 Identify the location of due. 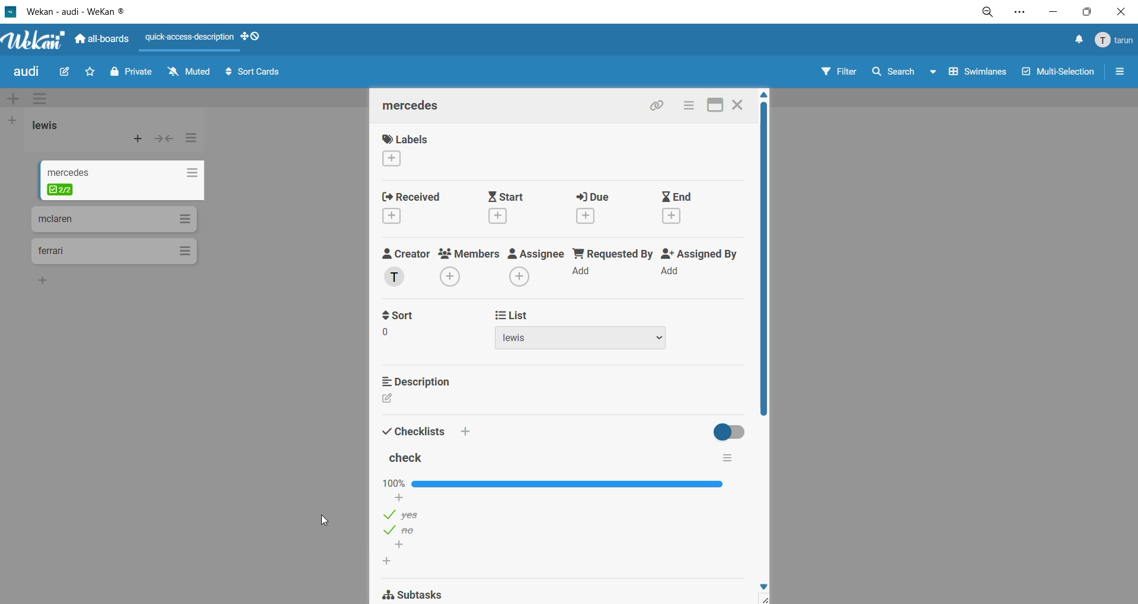
(599, 206).